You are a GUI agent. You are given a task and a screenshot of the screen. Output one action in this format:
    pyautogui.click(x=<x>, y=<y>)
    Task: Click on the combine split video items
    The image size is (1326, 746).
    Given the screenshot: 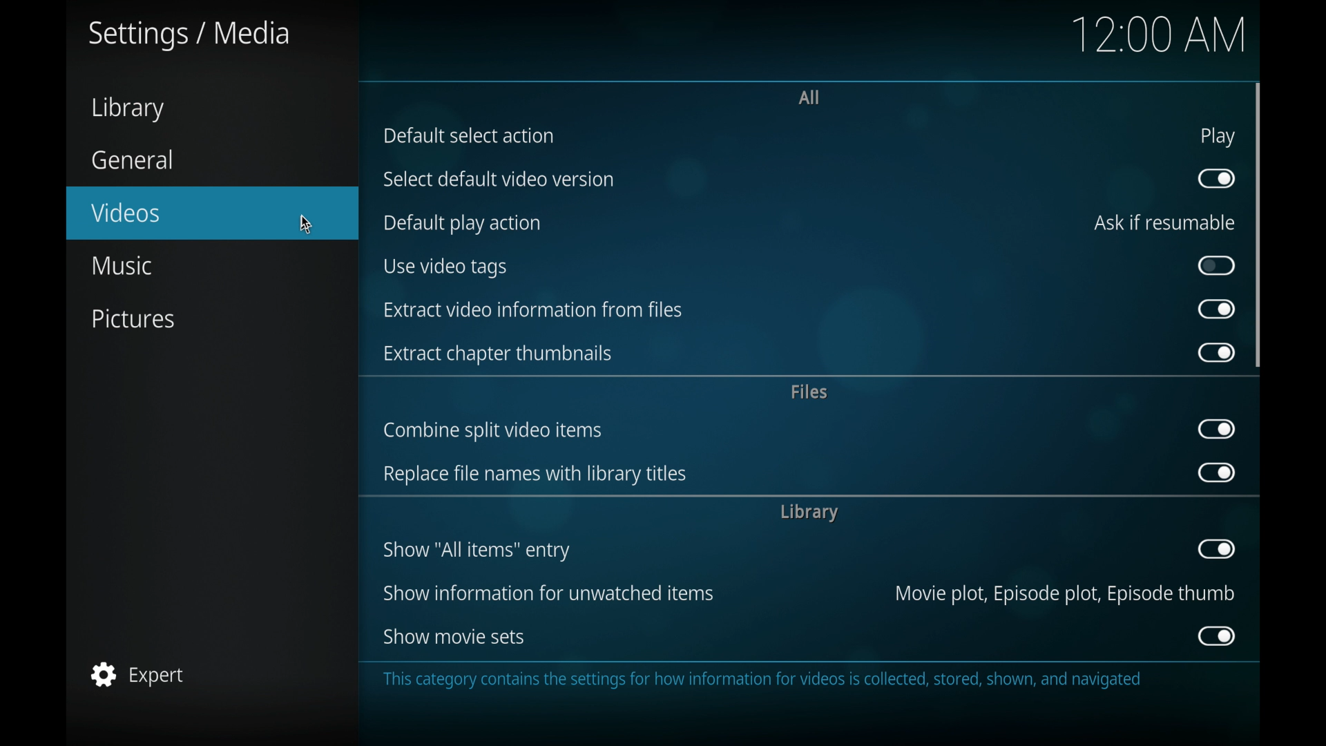 What is the action you would take?
    pyautogui.click(x=493, y=431)
    